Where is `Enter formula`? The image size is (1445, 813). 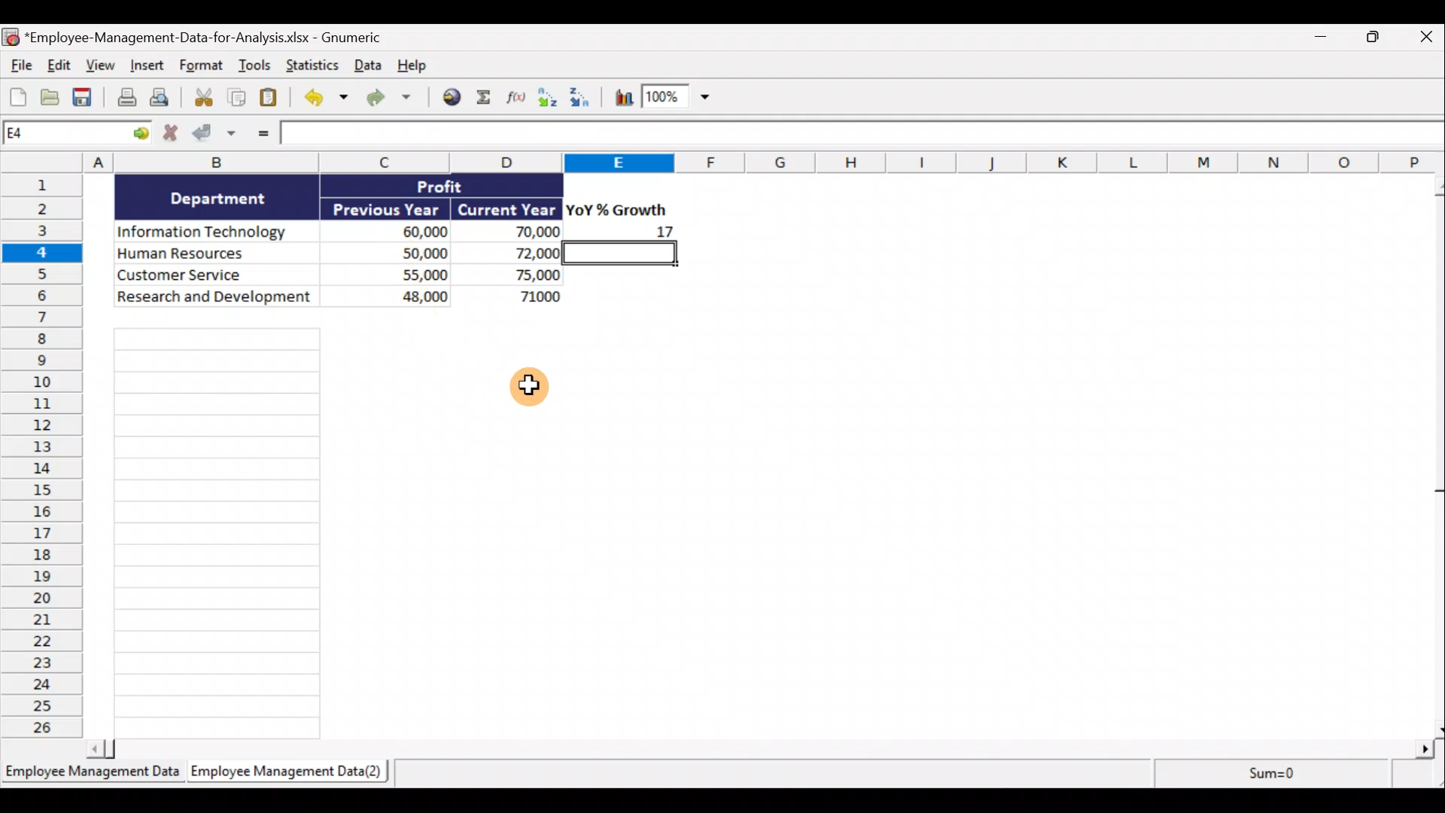 Enter formula is located at coordinates (261, 136).